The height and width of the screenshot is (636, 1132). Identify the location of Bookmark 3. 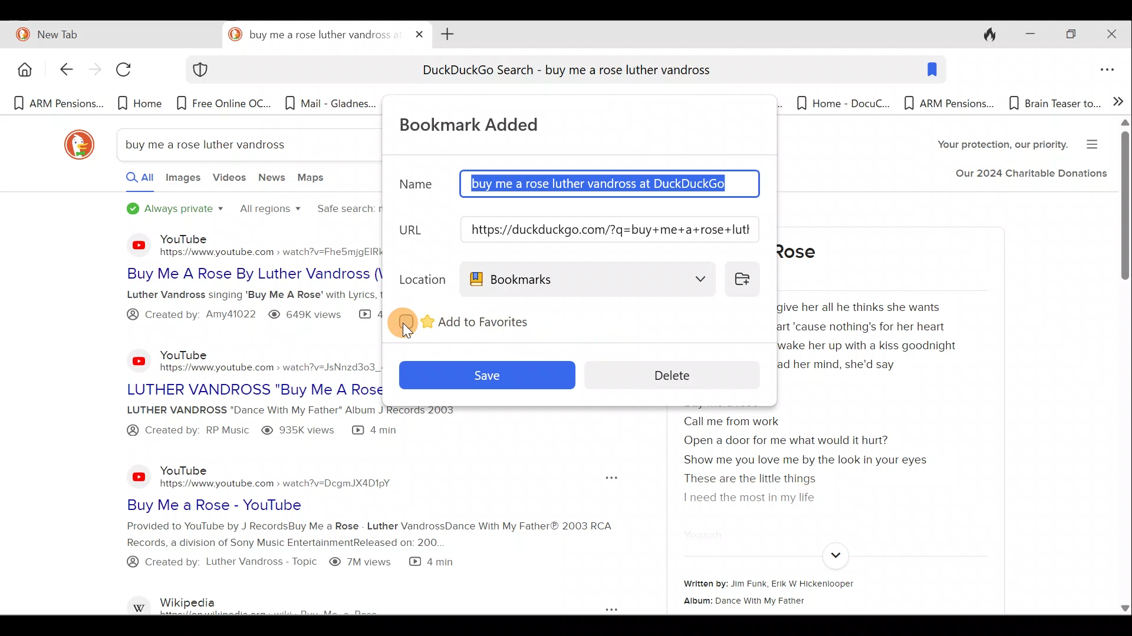
(226, 103).